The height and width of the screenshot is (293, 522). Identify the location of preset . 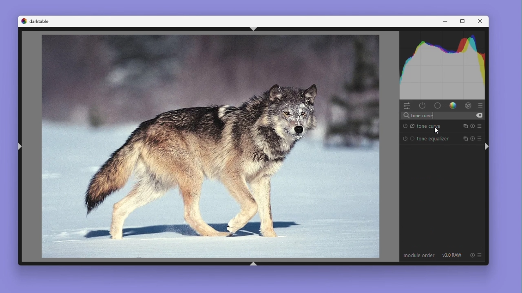
(480, 136).